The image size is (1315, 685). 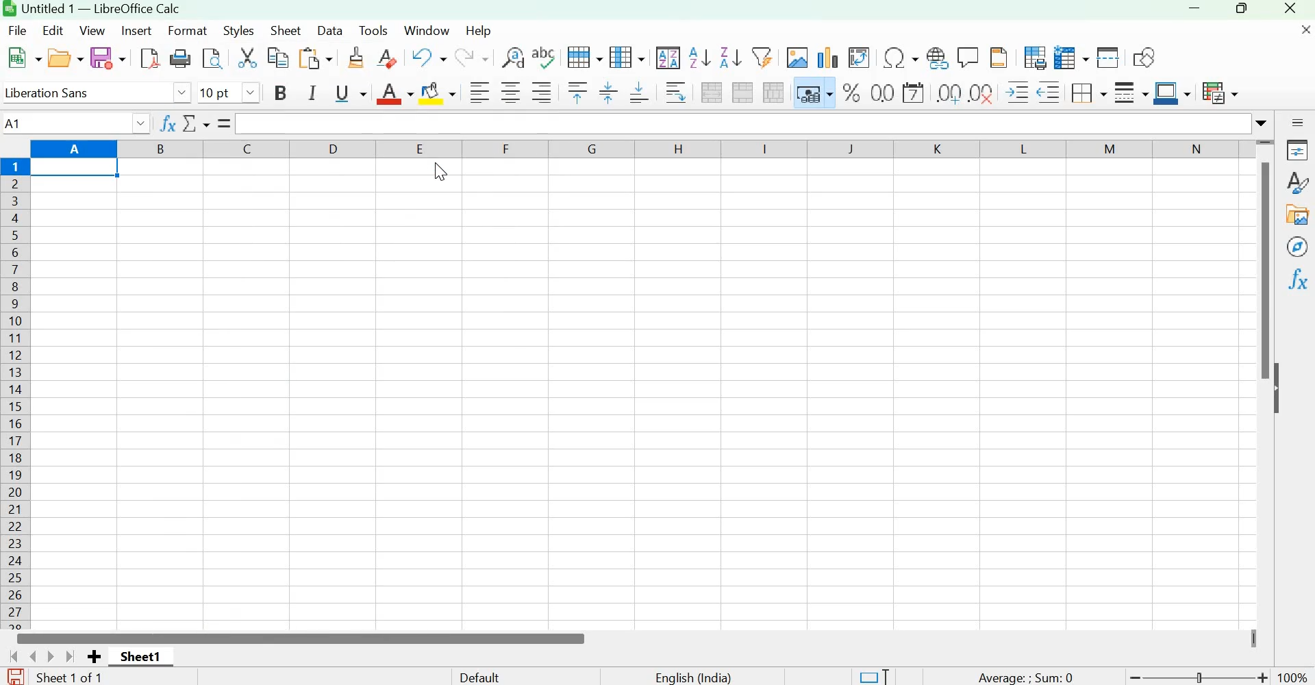 What do you see at coordinates (675, 93) in the screenshot?
I see `Wrap text` at bounding box center [675, 93].